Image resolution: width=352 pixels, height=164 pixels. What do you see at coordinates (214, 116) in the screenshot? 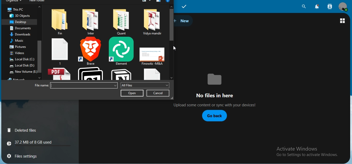
I see `go back` at bounding box center [214, 116].